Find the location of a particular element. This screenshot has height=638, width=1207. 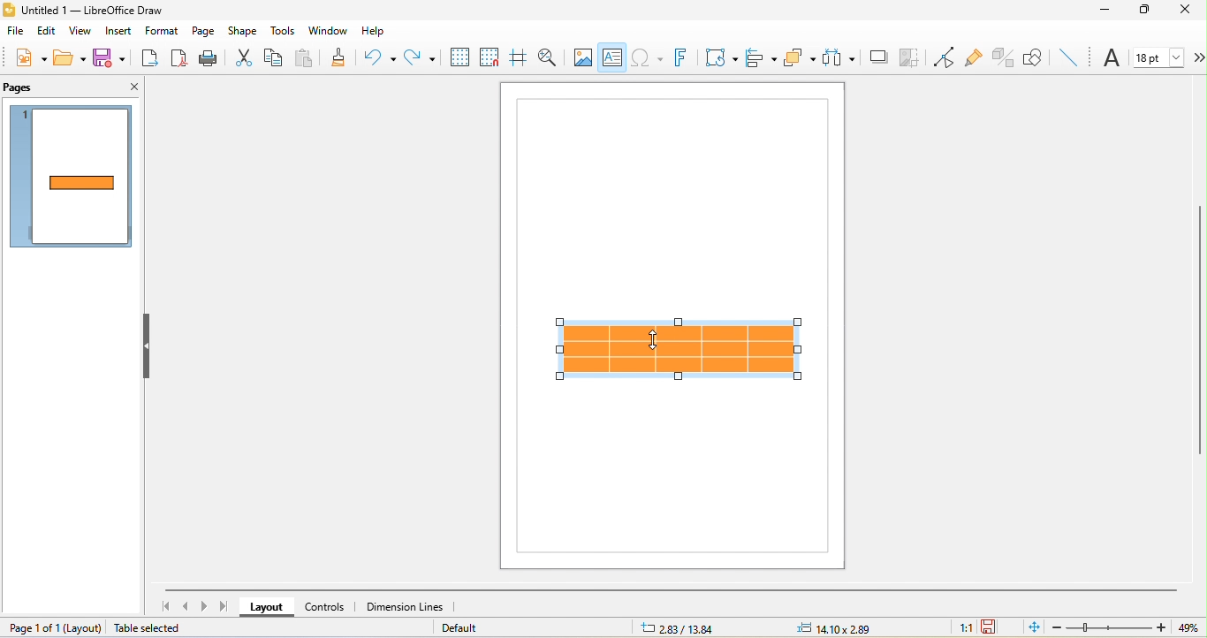

fontwork text  is located at coordinates (681, 57).